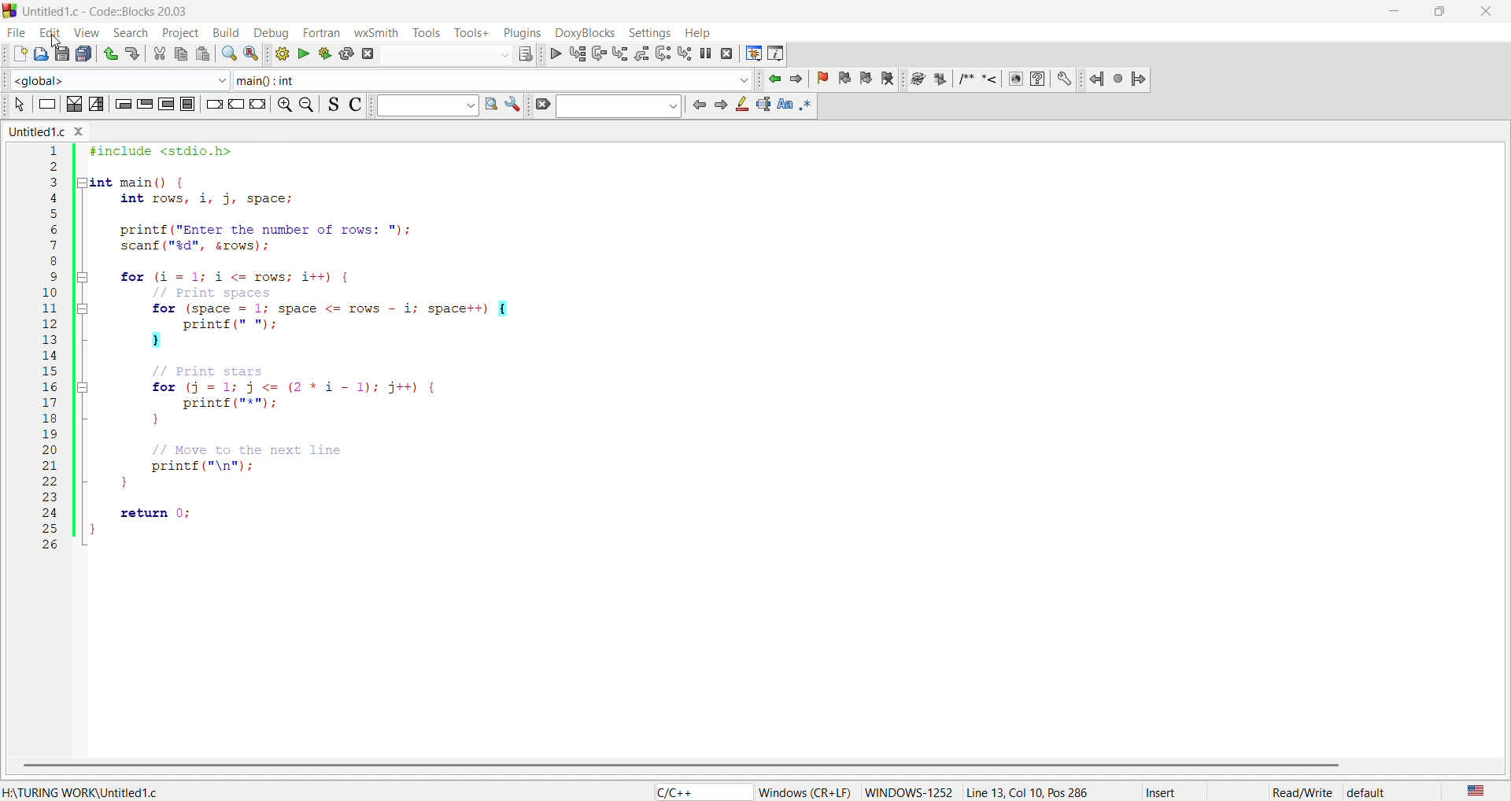  Describe the element at coordinates (1096, 79) in the screenshot. I see `jump back` at that location.